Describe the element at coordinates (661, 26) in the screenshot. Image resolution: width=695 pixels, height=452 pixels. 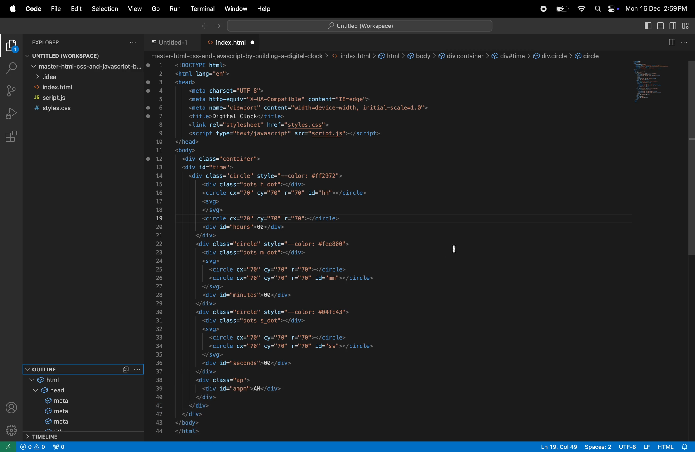
I see `toggle panel` at that location.